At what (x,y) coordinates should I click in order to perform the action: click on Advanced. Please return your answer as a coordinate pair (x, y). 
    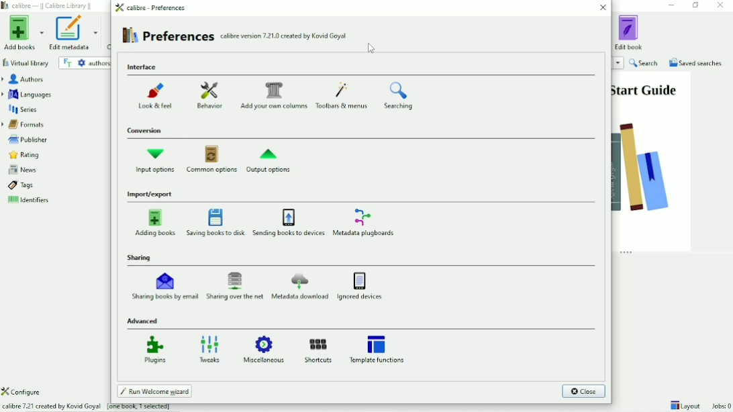
    Looking at the image, I should click on (144, 321).